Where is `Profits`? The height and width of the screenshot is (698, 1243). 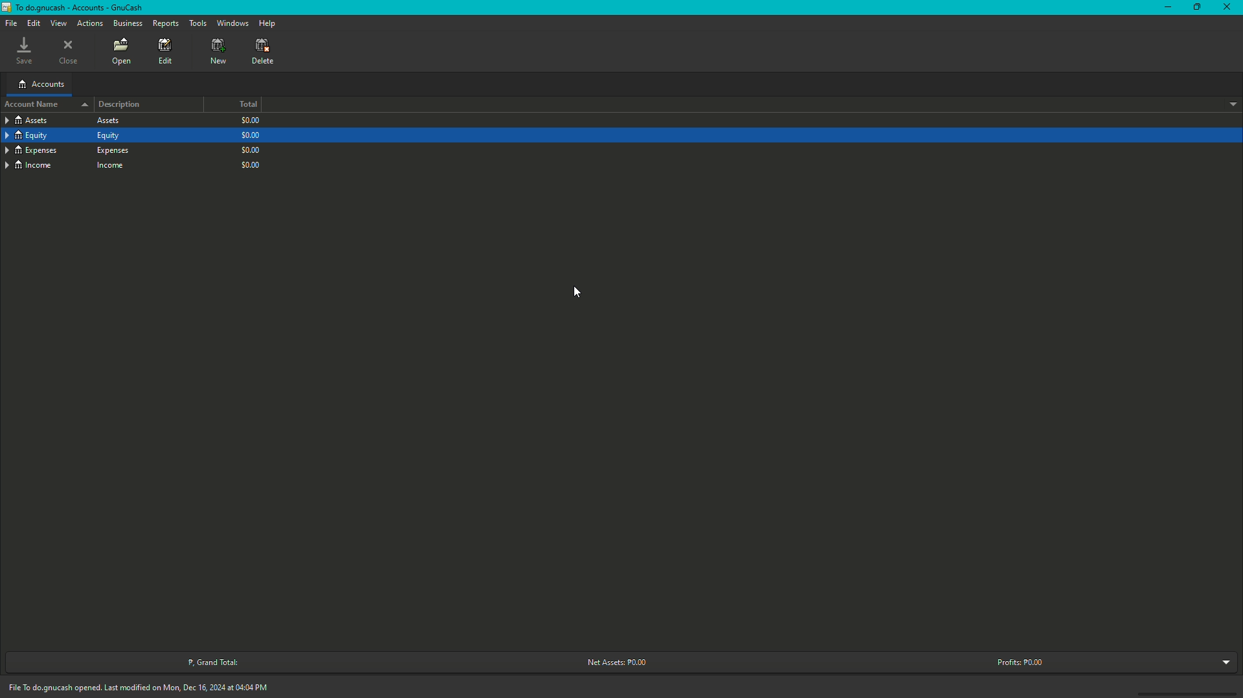 Profits is located at coordinates (1020, 660).